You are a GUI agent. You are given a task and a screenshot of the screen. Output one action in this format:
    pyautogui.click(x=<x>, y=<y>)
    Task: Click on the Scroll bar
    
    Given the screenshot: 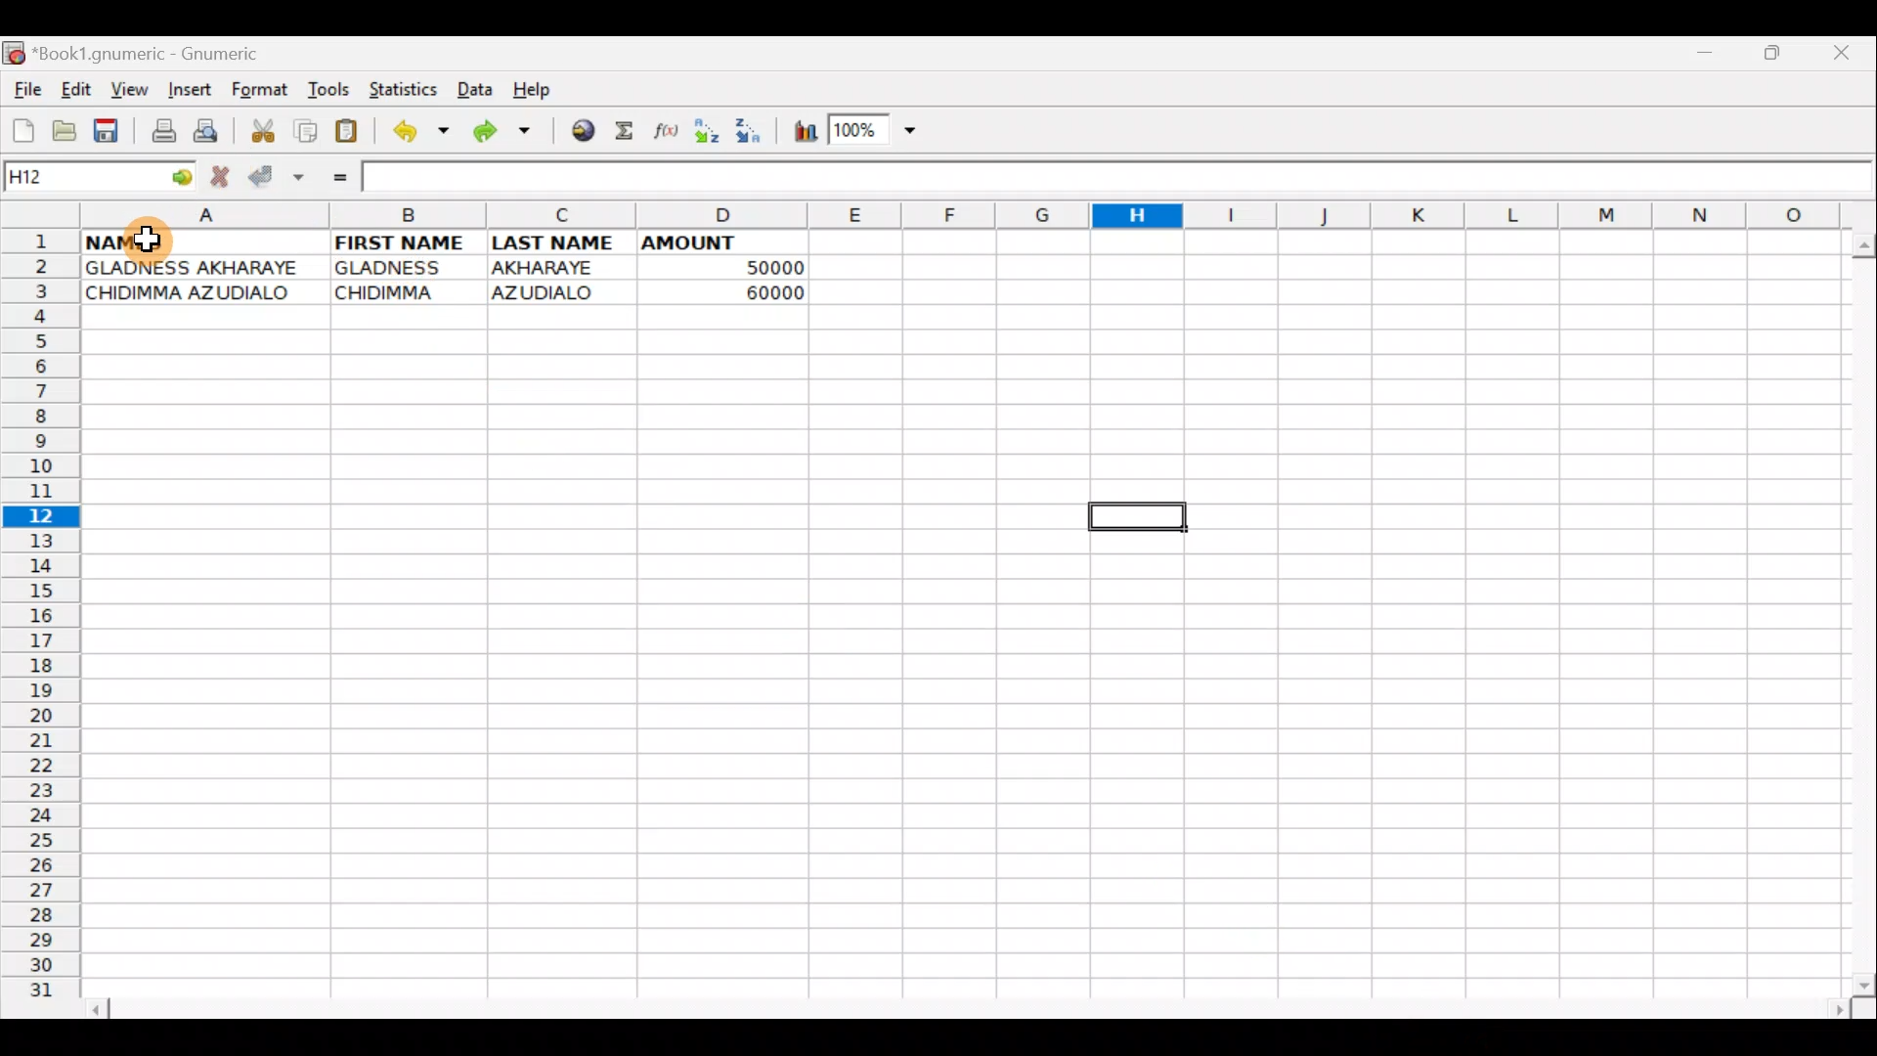 What is the action you would take?
    pyautogui.click(x=1853, y=613)
    